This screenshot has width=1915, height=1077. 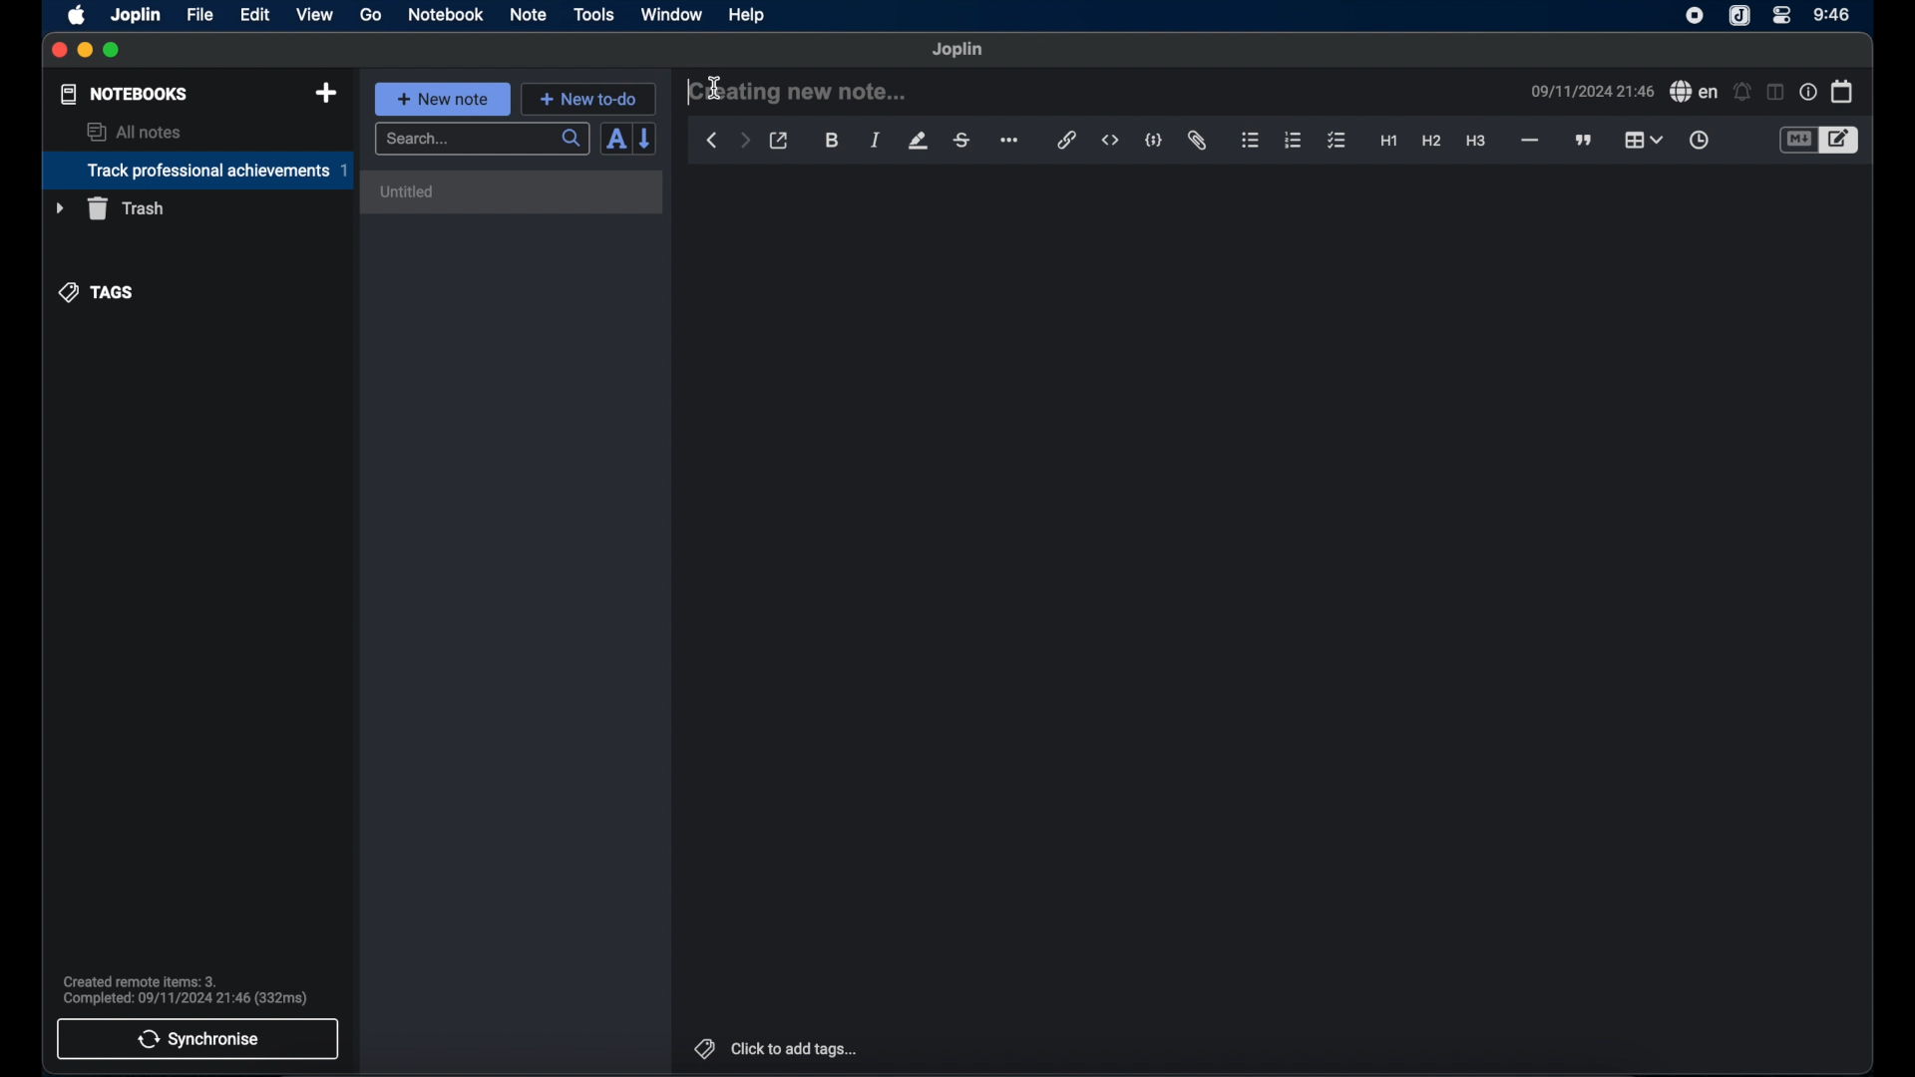 What do you see at coordinates (958, 50) in the screenshot?
I see `joplin` at bounding box center [958, 50].